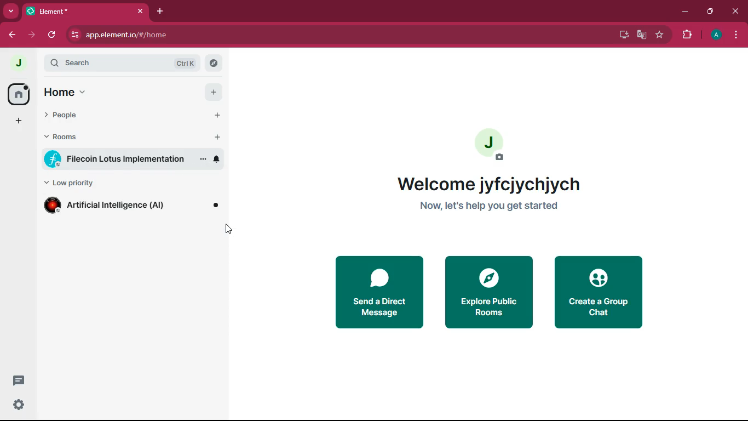 The image size is (748, 421). Describe the element at coordinates (71, 137) in the screenshot. I see `rooms` at that location.